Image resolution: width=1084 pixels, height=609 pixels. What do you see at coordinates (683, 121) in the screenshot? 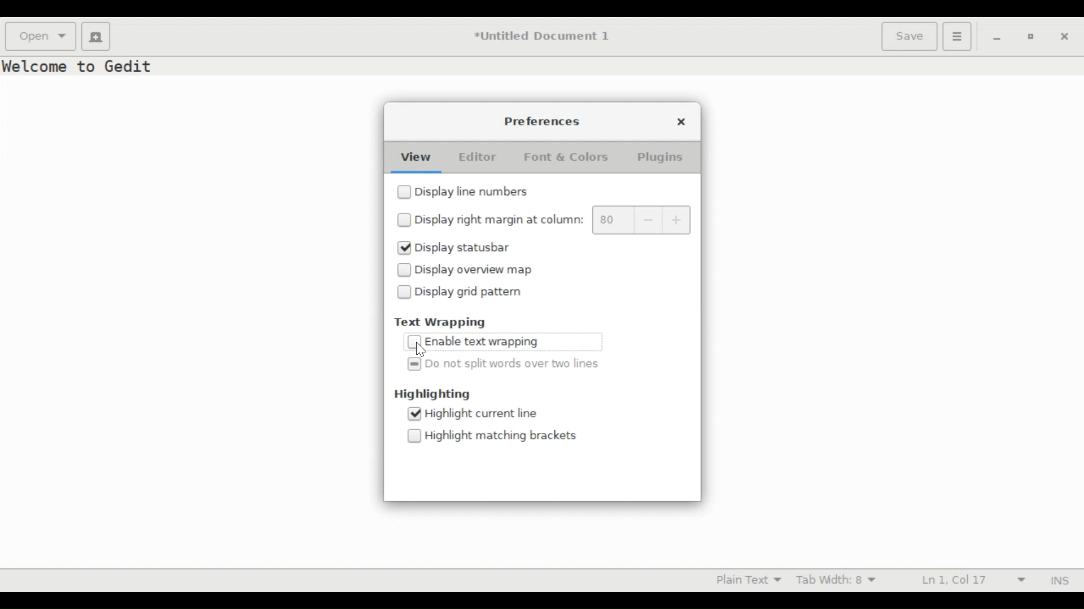
I see `close` at bounding box center [683, 121].